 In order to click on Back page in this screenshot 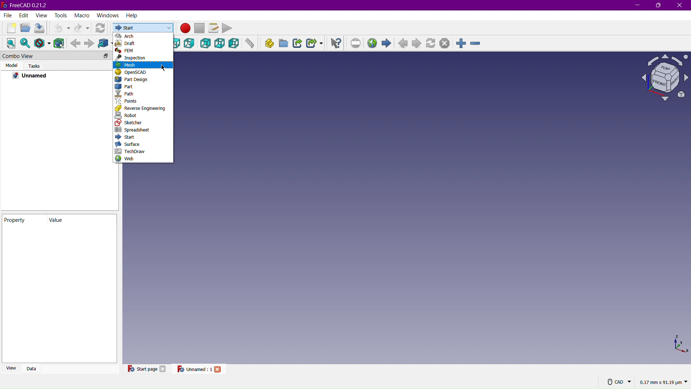, I will do `click(404, 44)`.